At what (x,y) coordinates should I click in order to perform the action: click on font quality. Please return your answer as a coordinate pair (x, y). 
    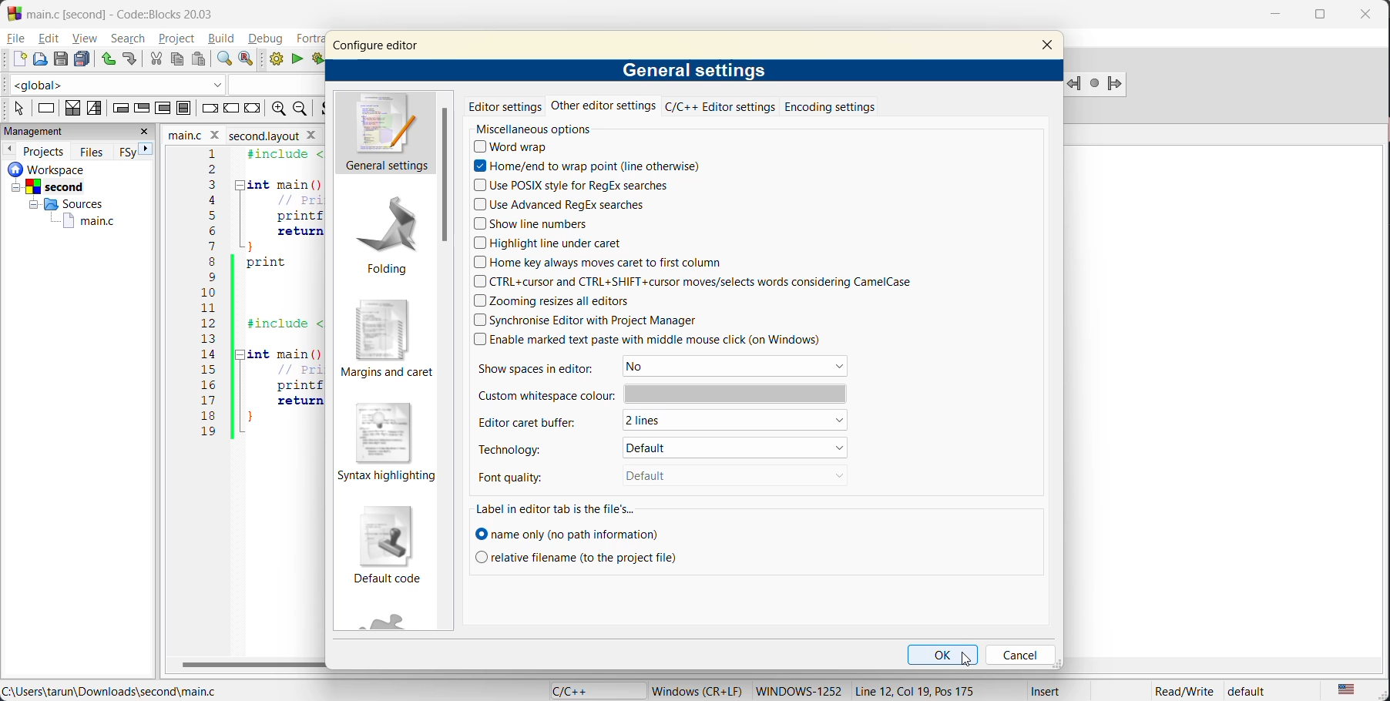
    Looking at the image, I should click on (525, 475).